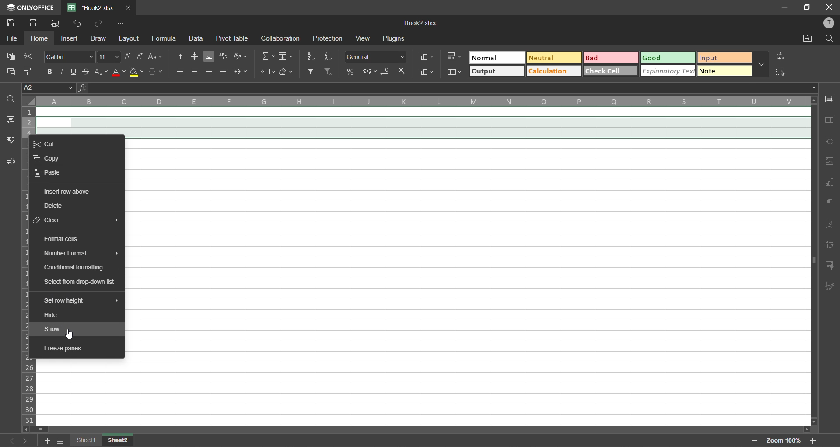  What do you see at coordinates (10, 440) in the screenshot?
I see `previous` at bounding box center [10, 440].